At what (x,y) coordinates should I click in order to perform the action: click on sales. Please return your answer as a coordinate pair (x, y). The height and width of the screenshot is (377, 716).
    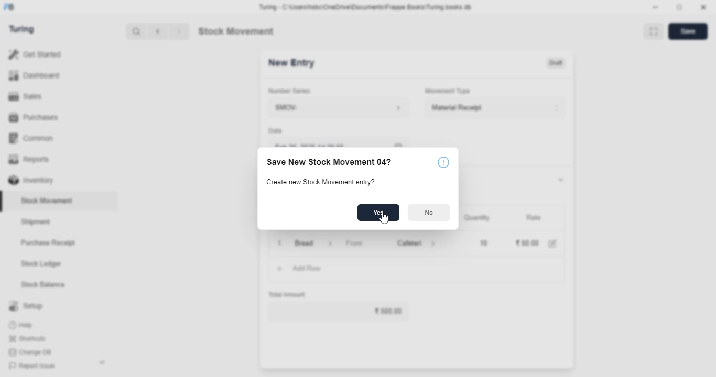
    Looking at the image, I should click on (25, 96).